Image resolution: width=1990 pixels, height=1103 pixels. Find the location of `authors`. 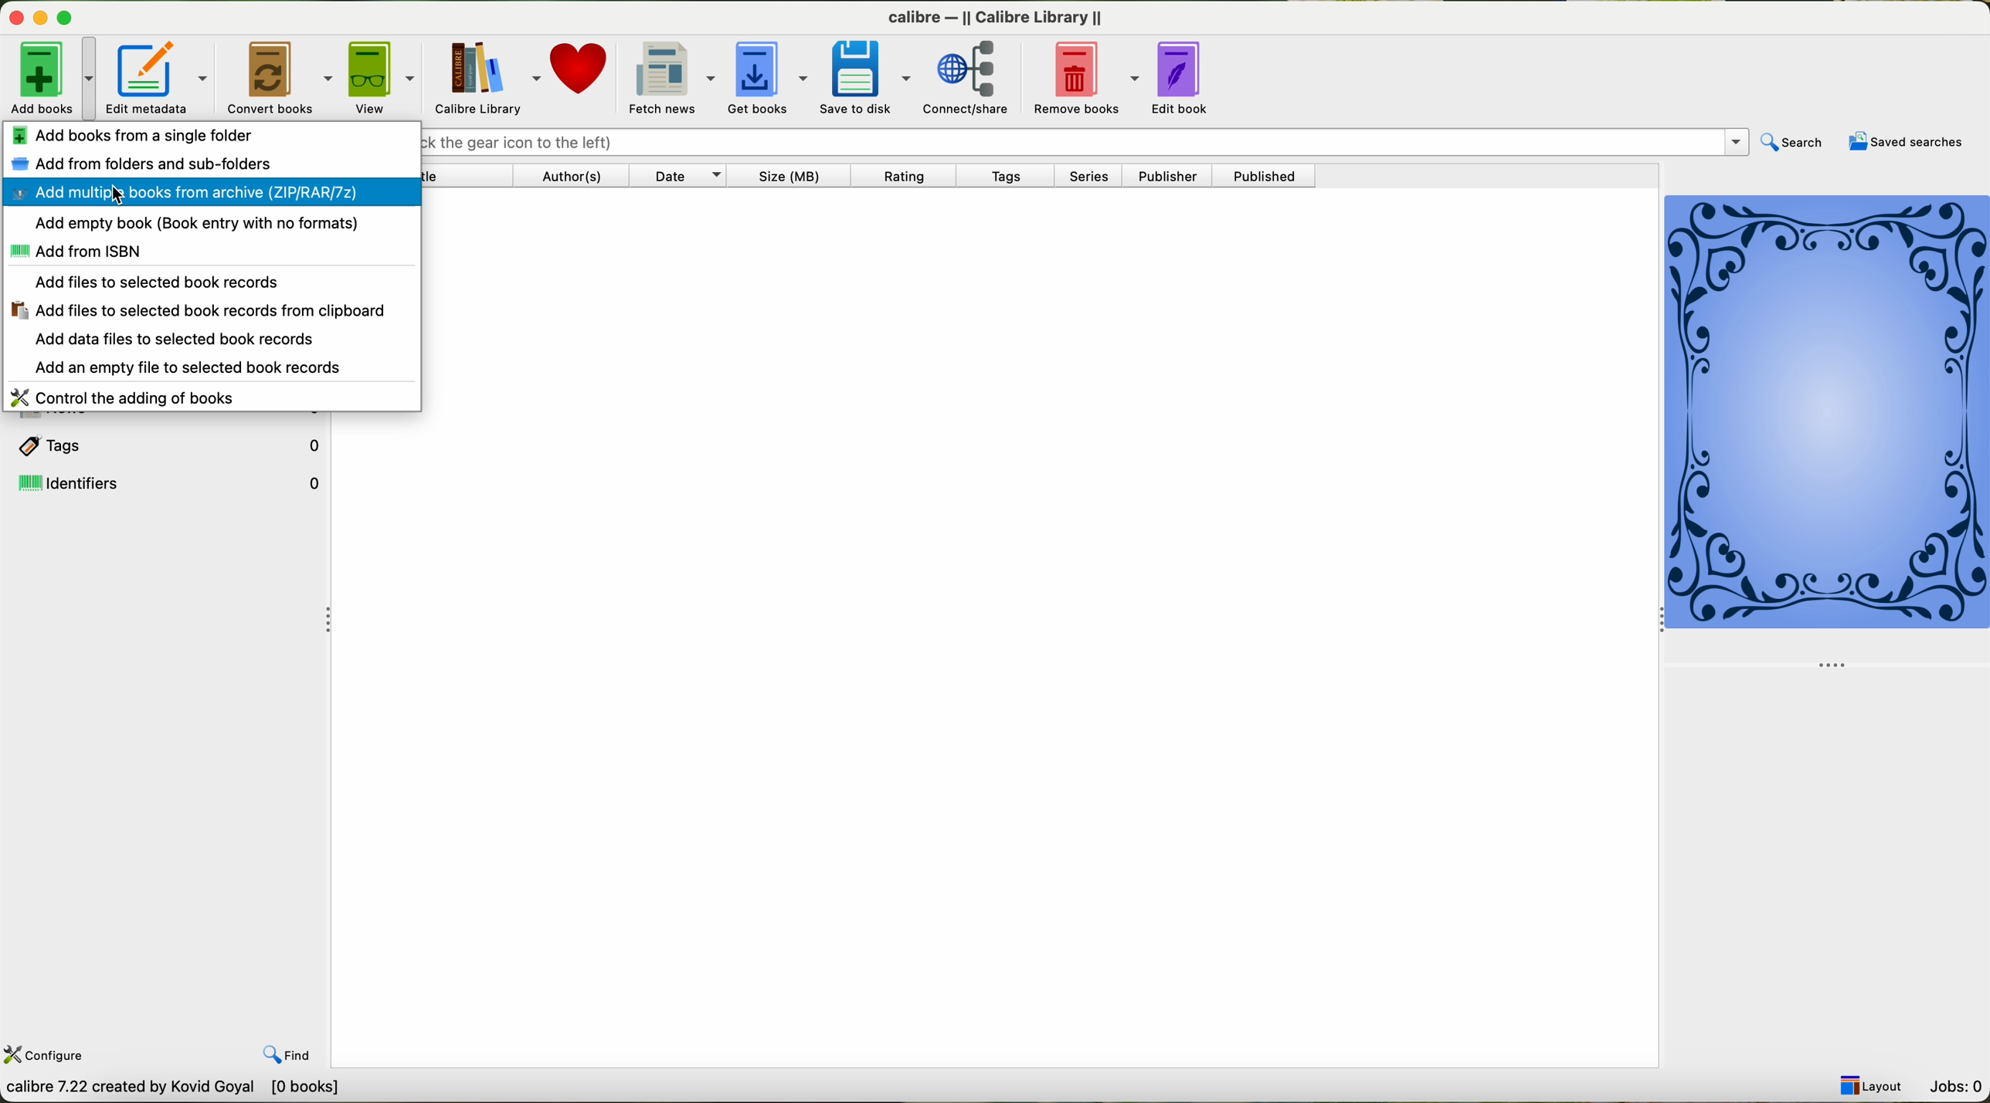

authors is located at coordinates (576, 176).